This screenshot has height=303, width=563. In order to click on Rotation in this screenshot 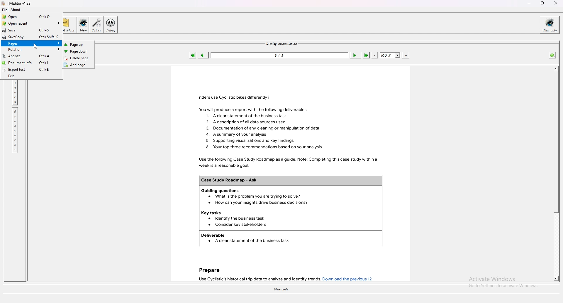, I will do `click(33, 50)`.